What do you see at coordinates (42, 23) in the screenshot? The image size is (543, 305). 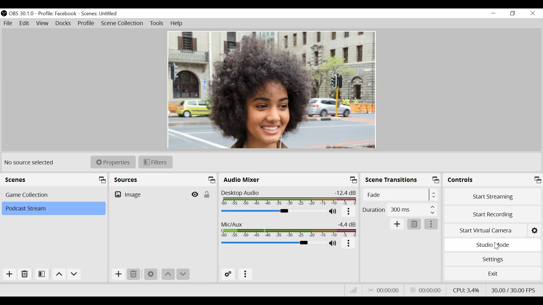 I see `View` at bounding box center [42, 23].